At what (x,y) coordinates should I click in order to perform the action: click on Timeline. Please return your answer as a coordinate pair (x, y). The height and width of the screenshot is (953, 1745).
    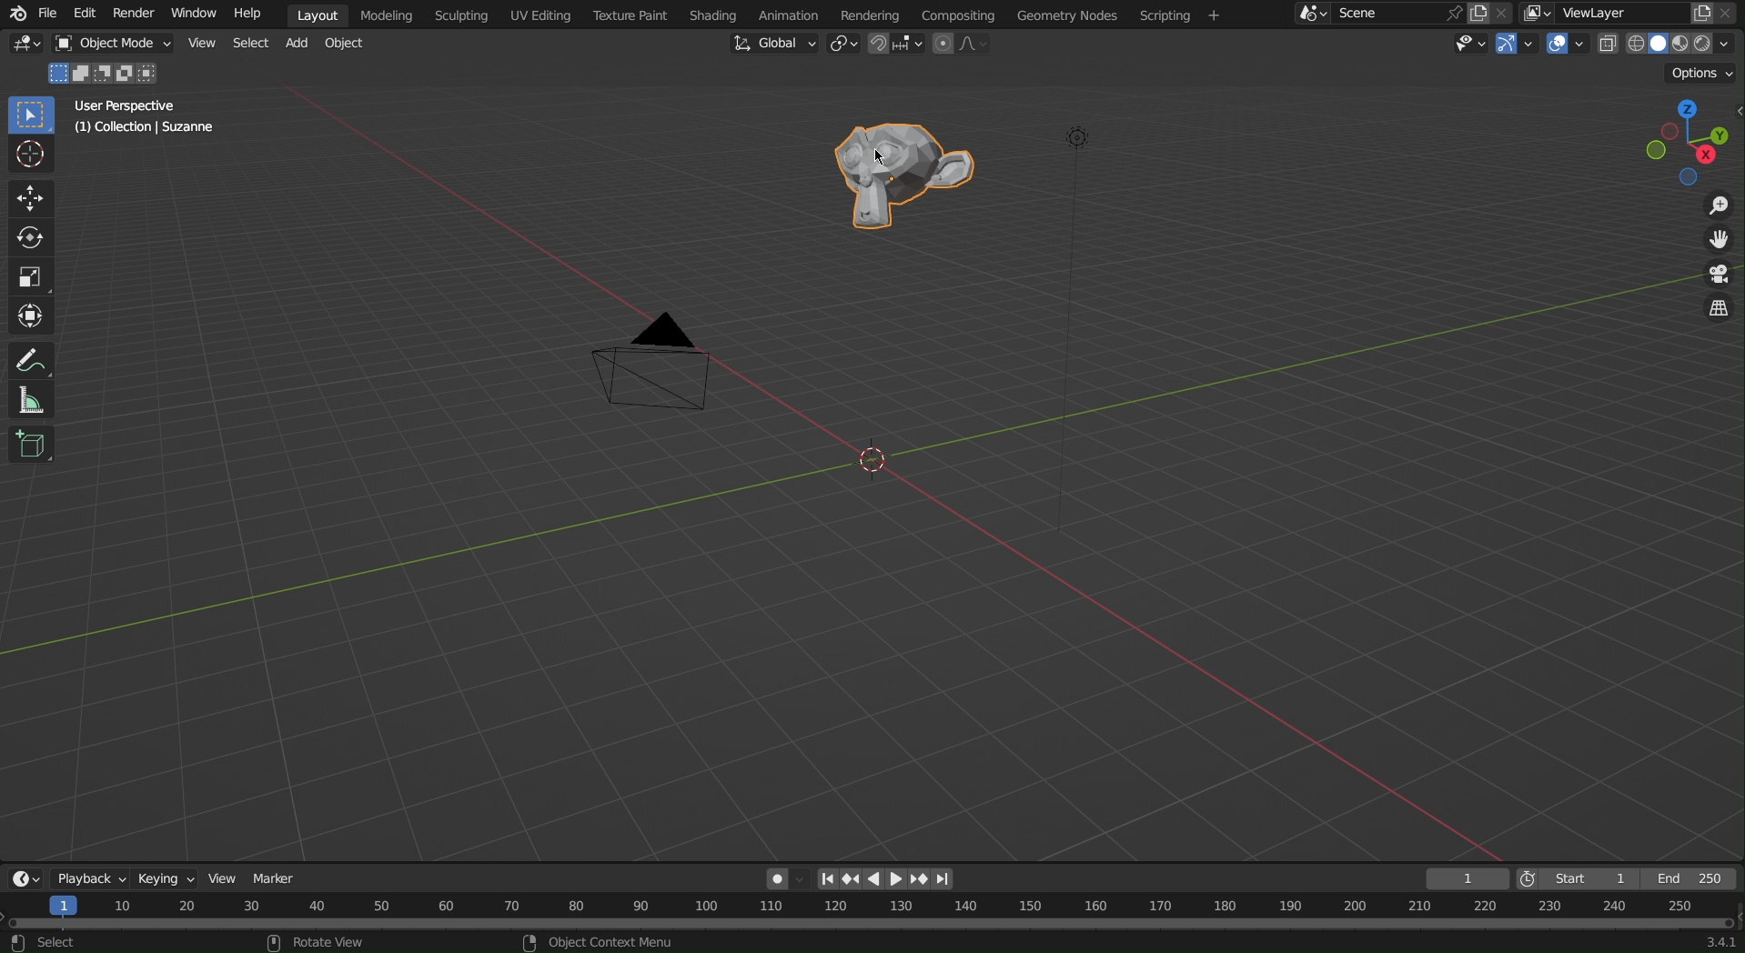
    Looking at the image, I should click on (872, 912).